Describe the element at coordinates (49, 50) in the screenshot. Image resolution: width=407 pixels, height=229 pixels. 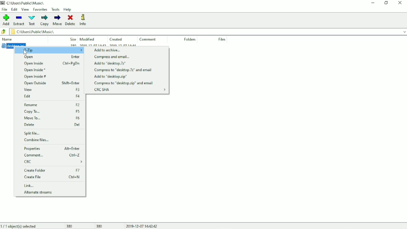
I see `7-Zip` at that location.